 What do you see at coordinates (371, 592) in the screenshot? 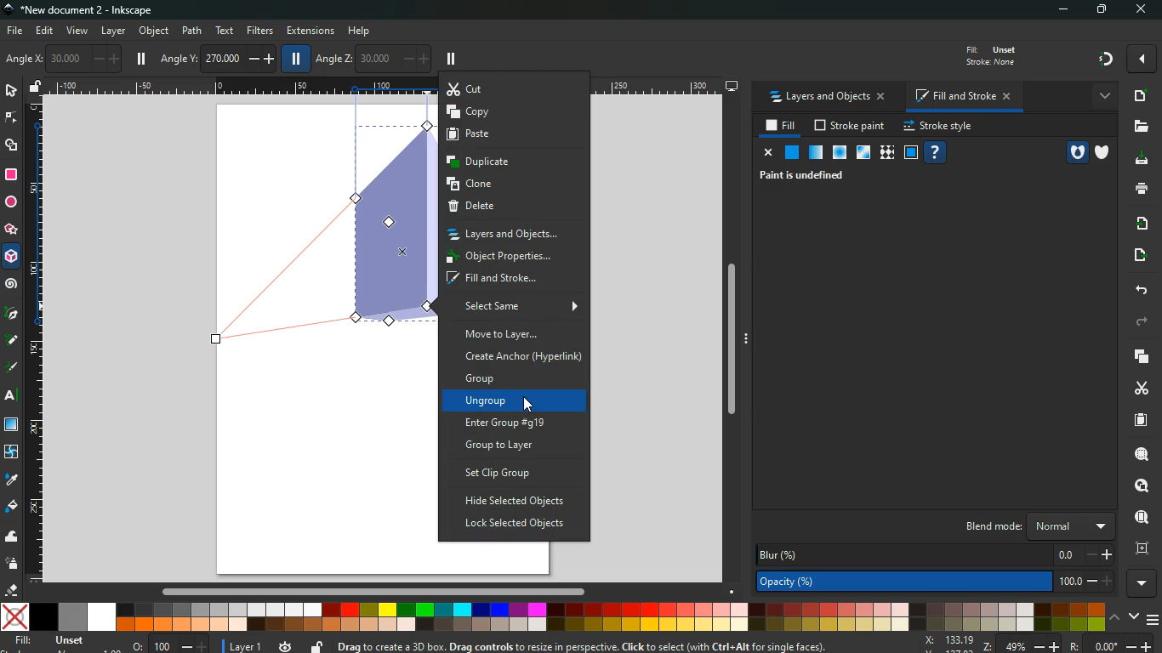
I see `Scroll bar` at bounding box center [371, 592].